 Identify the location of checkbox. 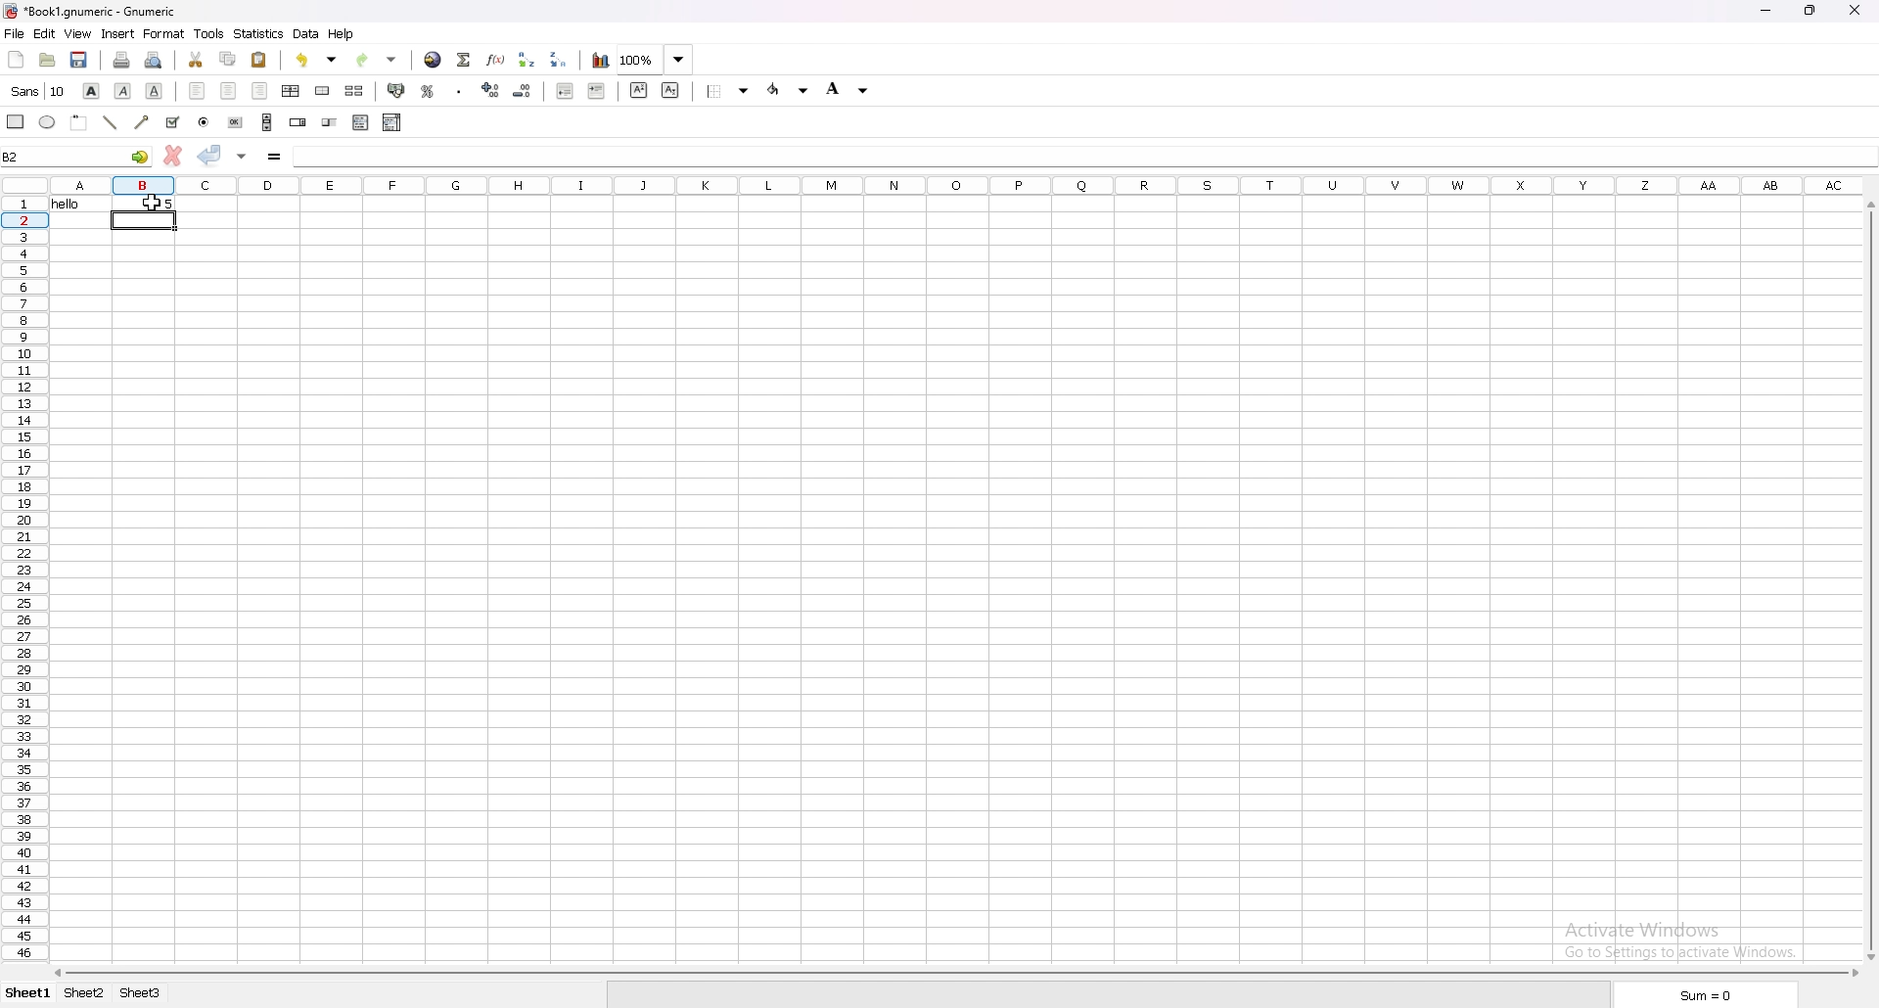
(171, 122).